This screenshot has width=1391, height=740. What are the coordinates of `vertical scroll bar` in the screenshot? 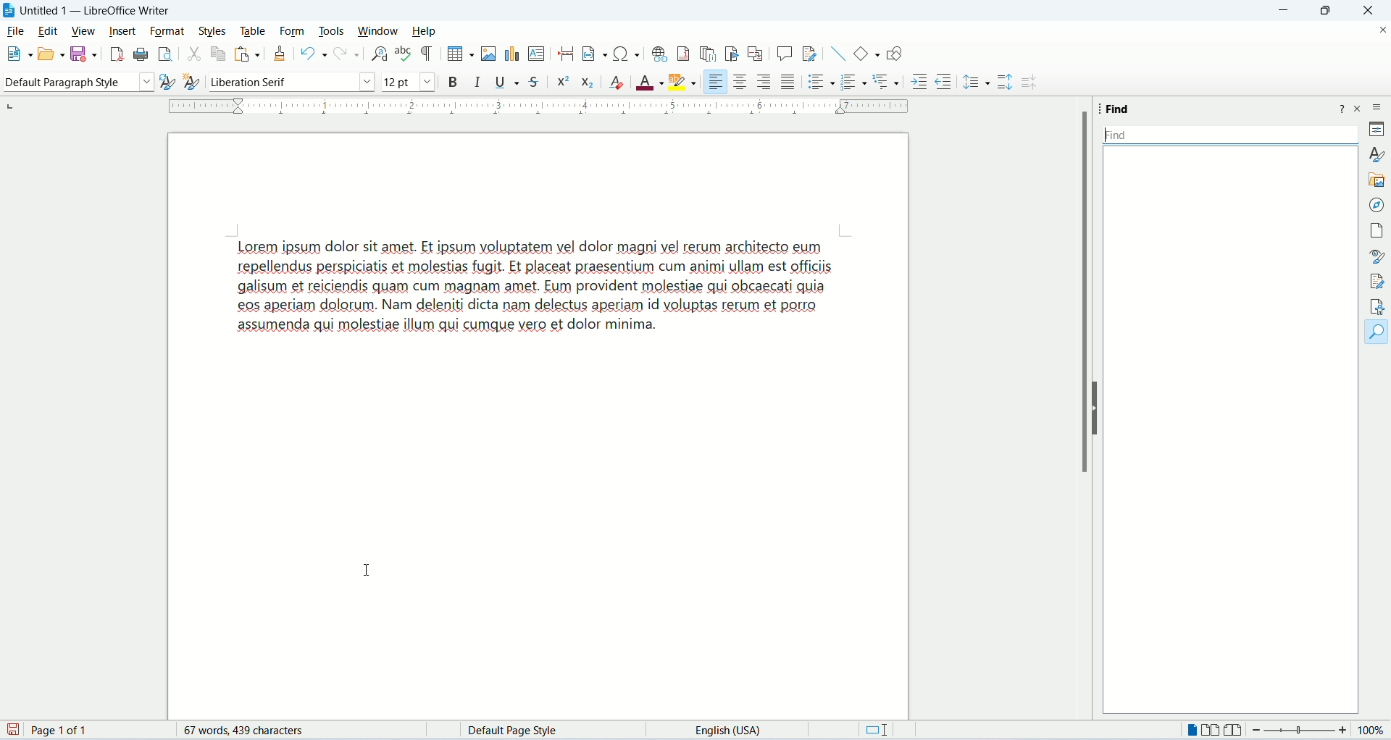 It's located at (1350, 435).